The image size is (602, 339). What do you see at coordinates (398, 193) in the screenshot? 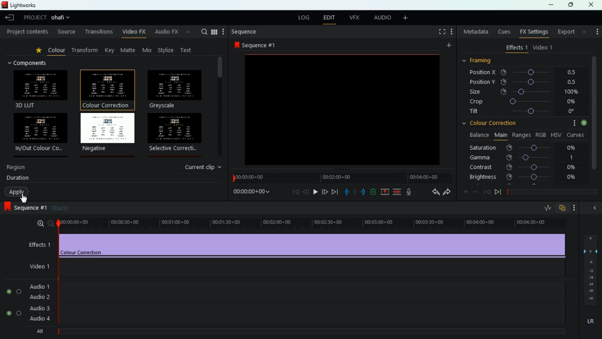
I see `compress` at bounding box center [398, 193].